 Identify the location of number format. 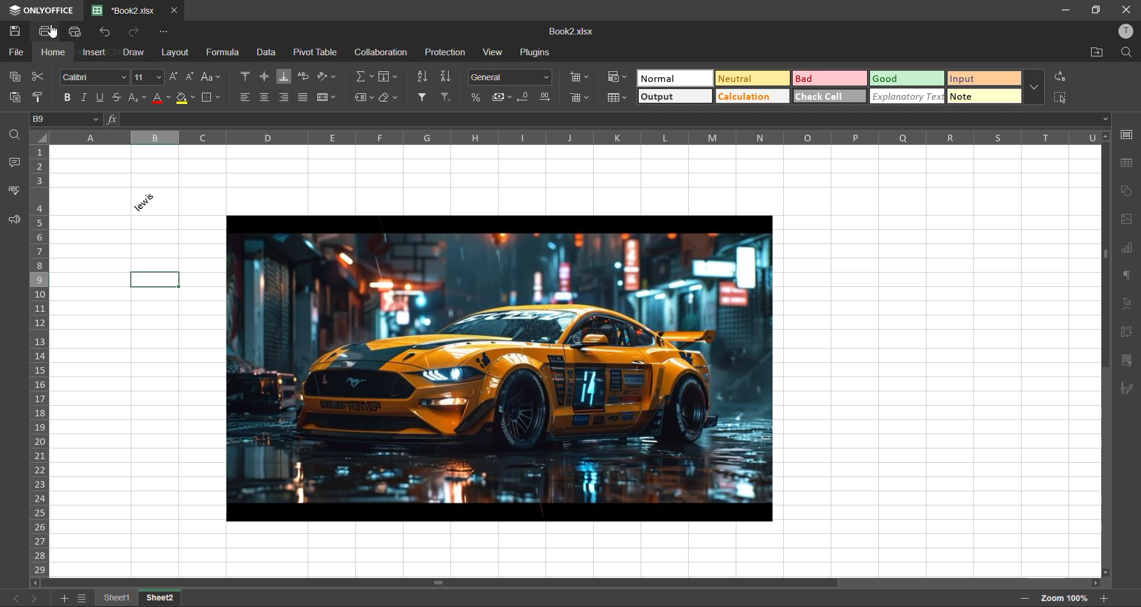
(510, 78).